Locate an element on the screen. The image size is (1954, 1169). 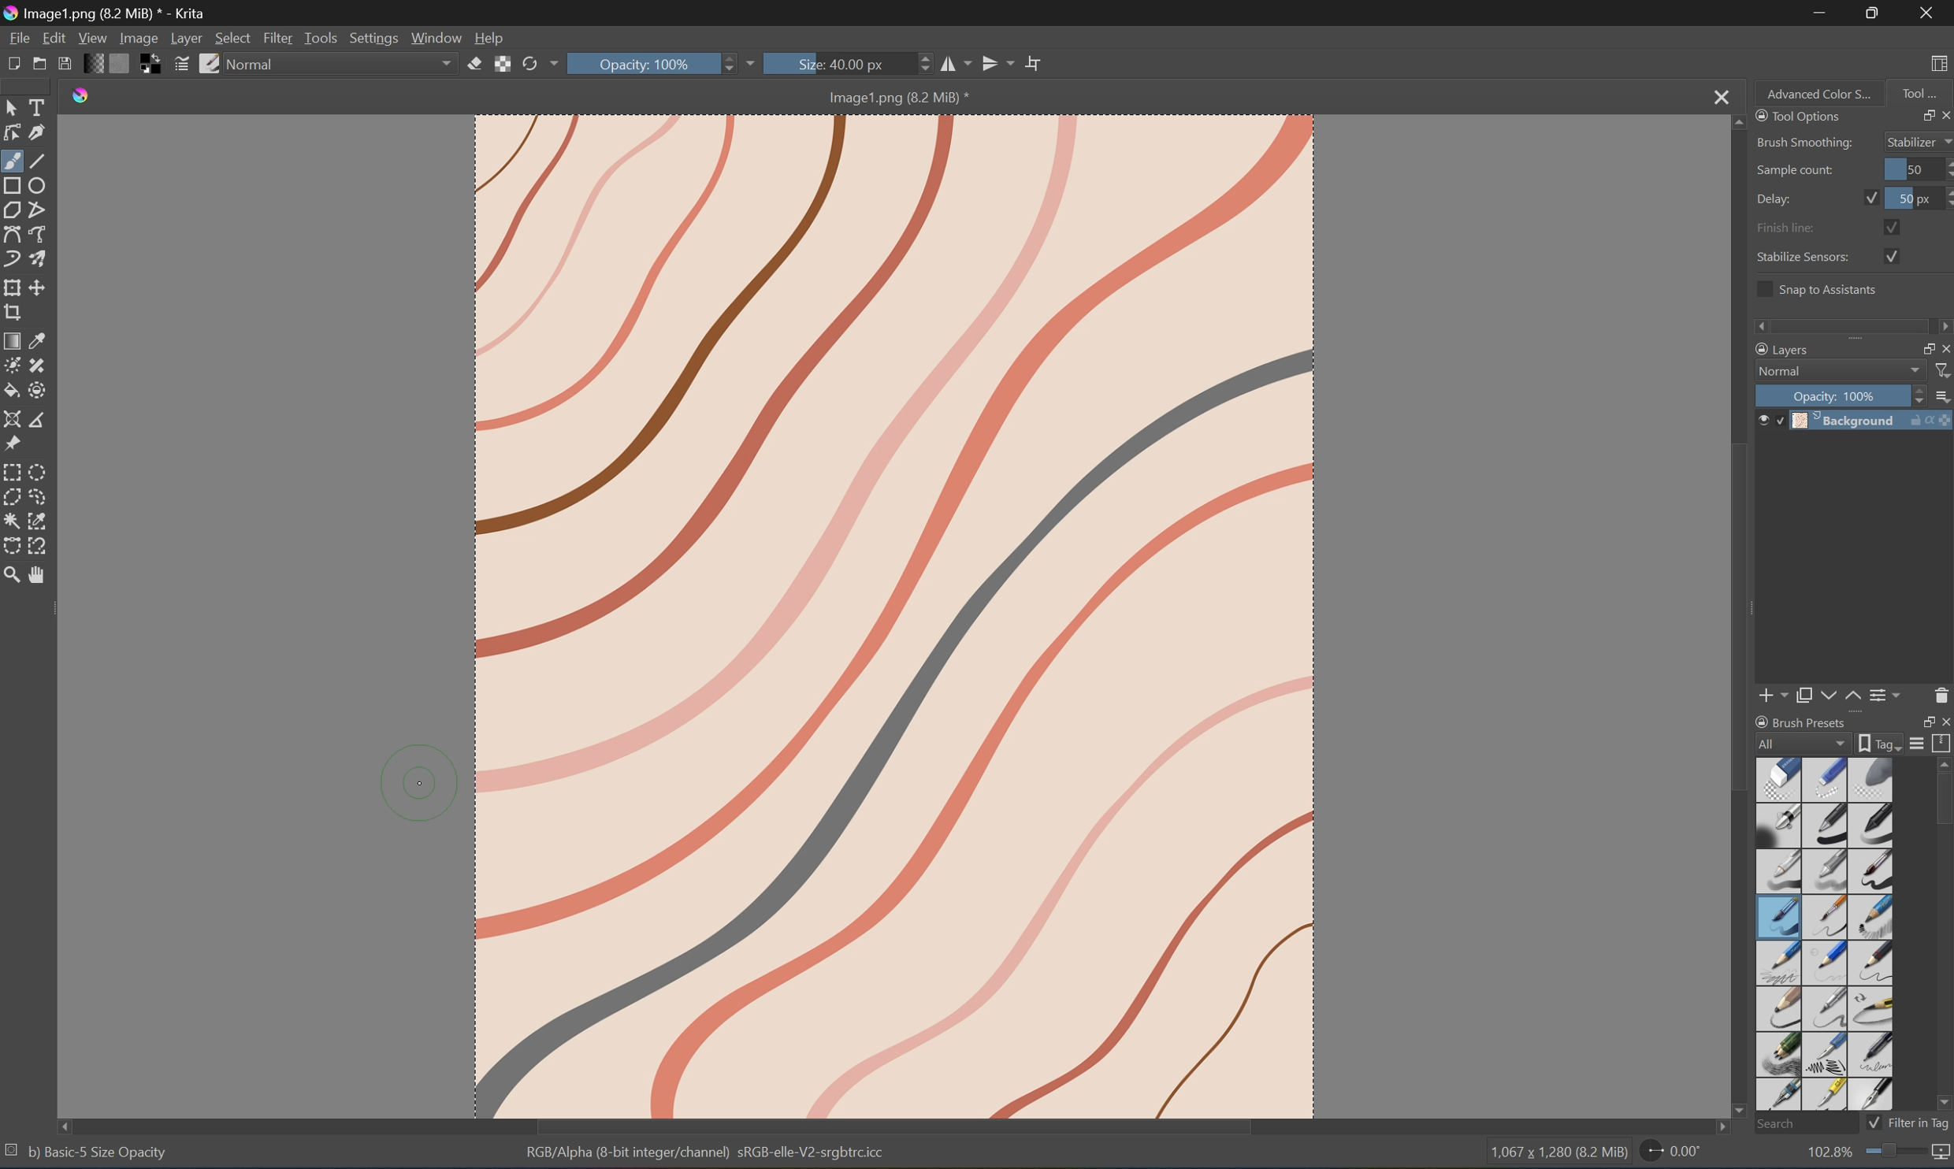
Krita is located at coordinates (82, 97).